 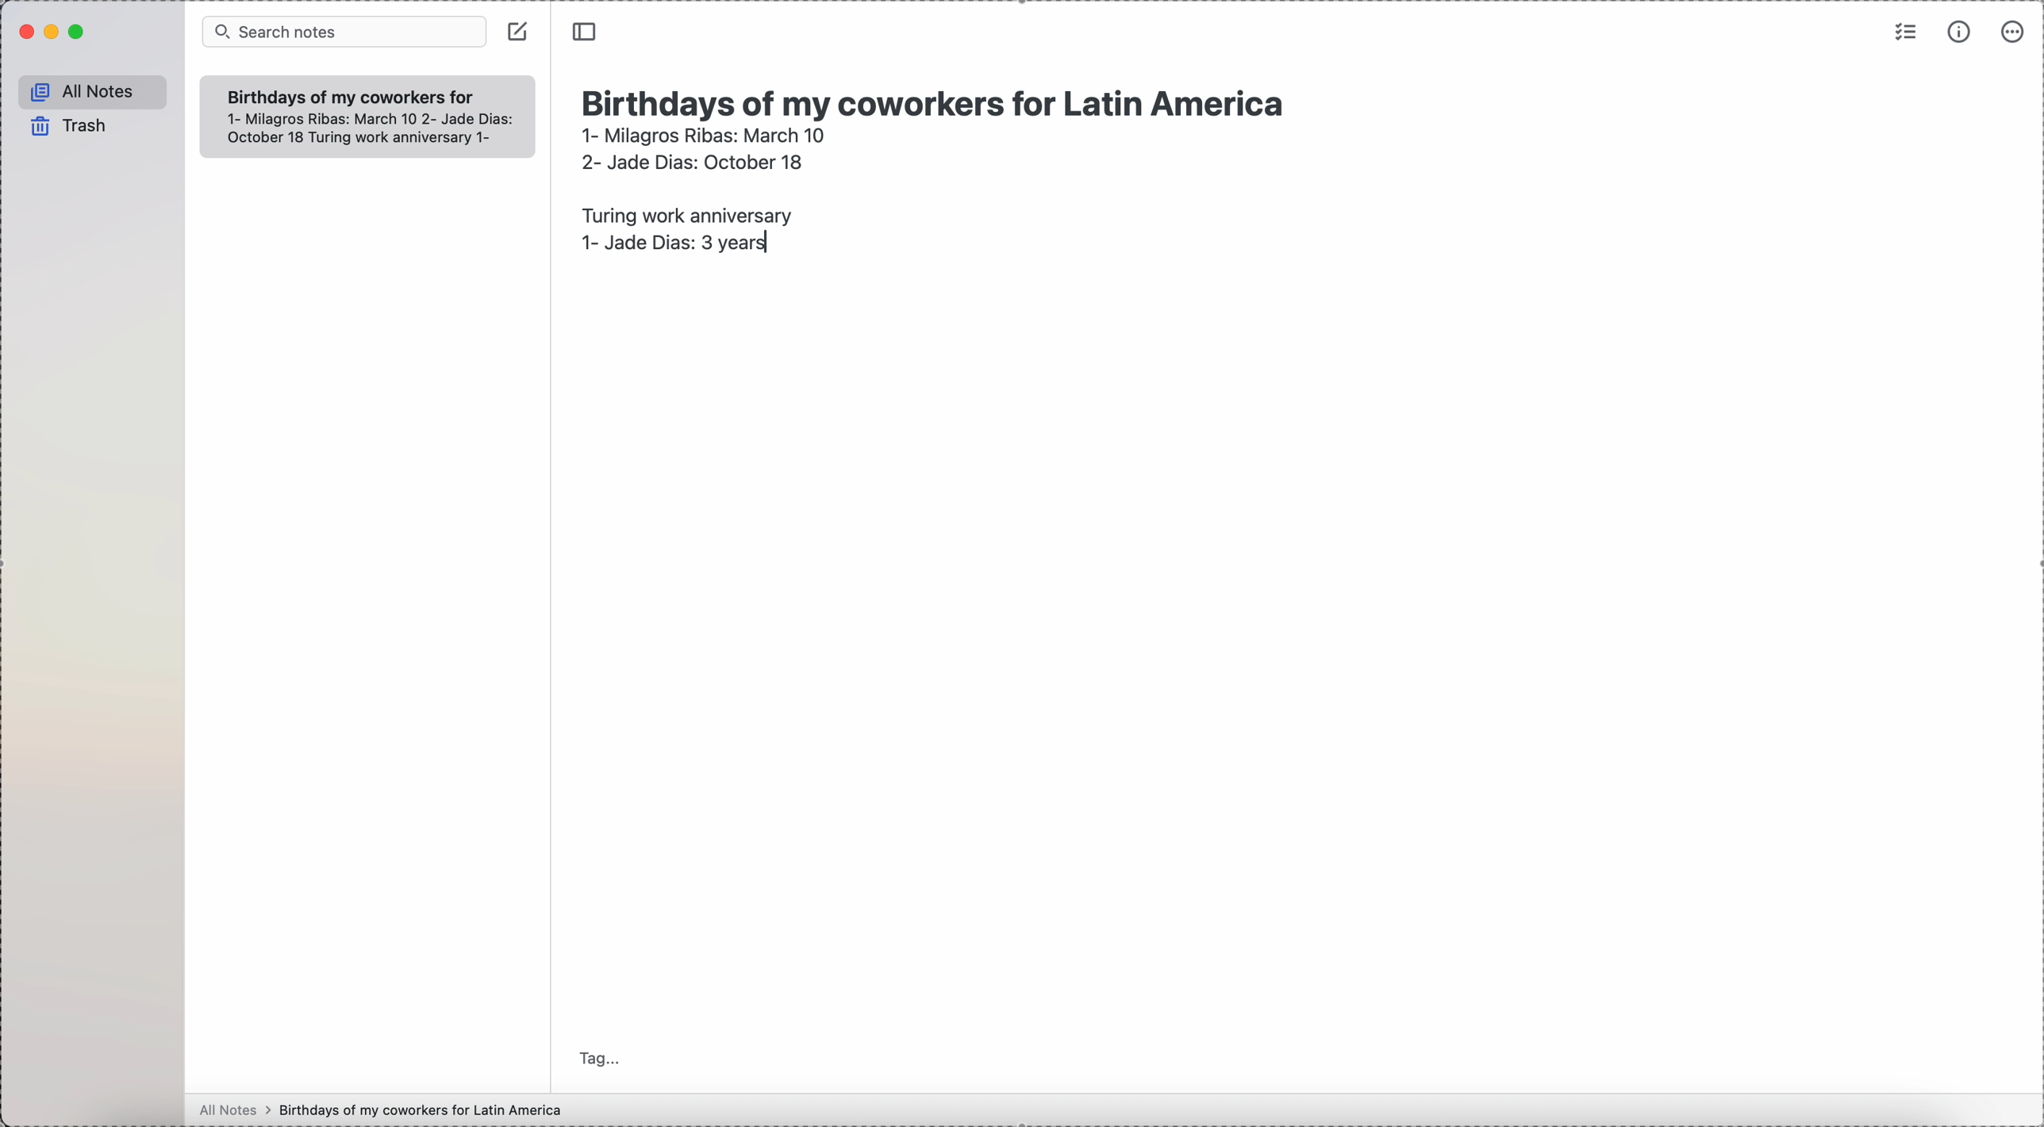 What do you see at coordinates (349, 95) in the screenshot?
I see `Birthdays of my coworkers for Latin America` at bounding box center [349, 95].